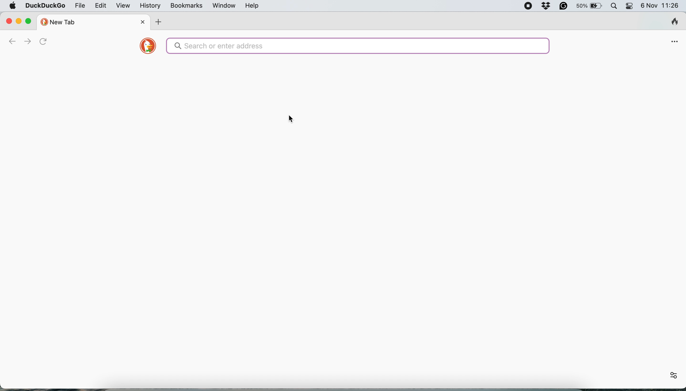 Image resolution: width=686 pixels, height=391 pixels. Describe the element at coordinates (149, 6) in the screenshot. I see `history` at that location.